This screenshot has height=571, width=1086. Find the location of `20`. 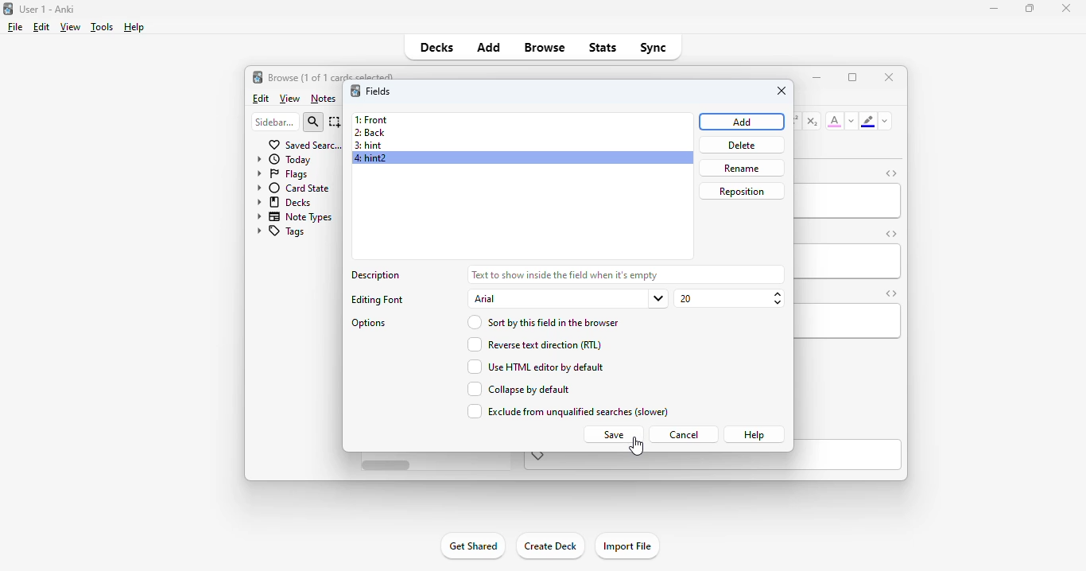

20 is located at coordinates (731, 299).